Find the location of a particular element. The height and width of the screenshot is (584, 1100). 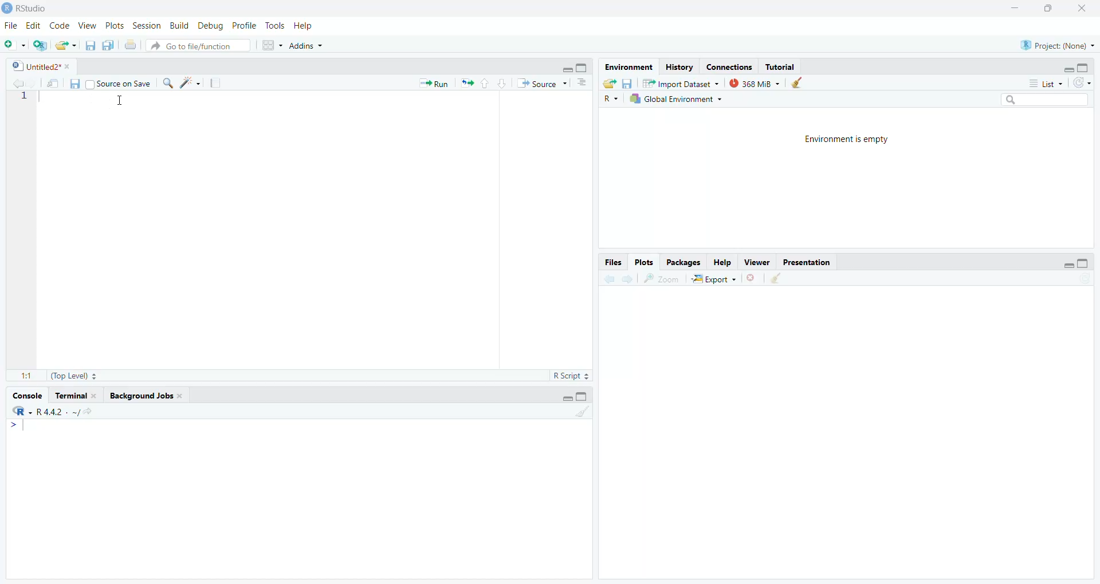

Tutorial is located at coordinates (783, 67).